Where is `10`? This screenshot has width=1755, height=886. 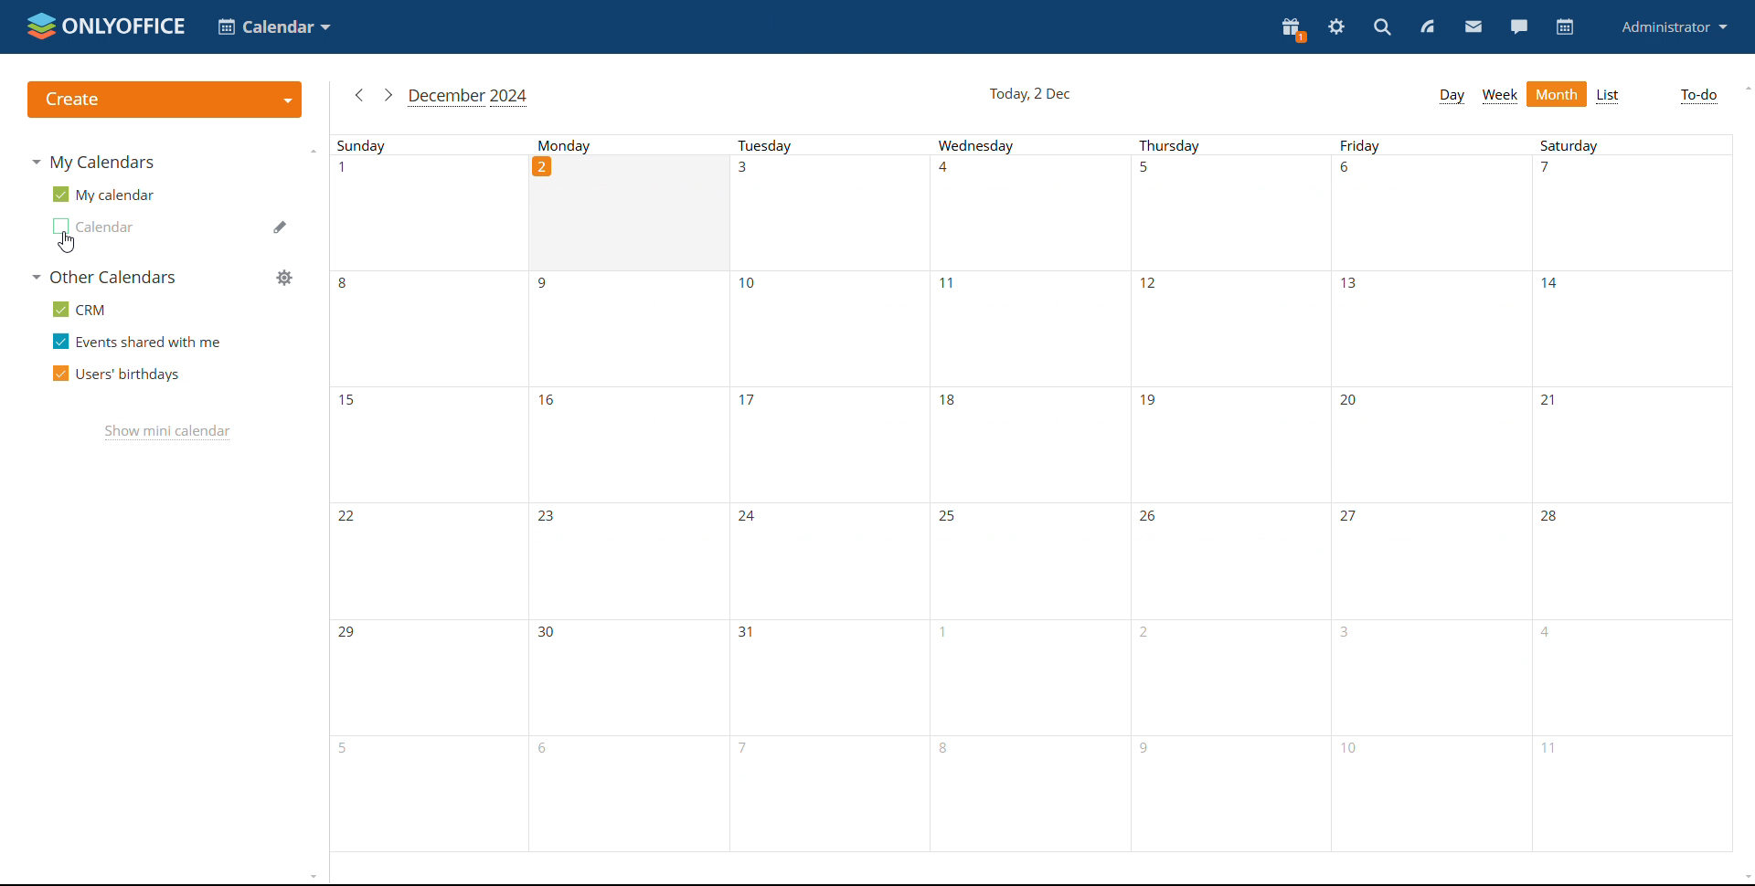 10 is located at coordinates (1430, 791).